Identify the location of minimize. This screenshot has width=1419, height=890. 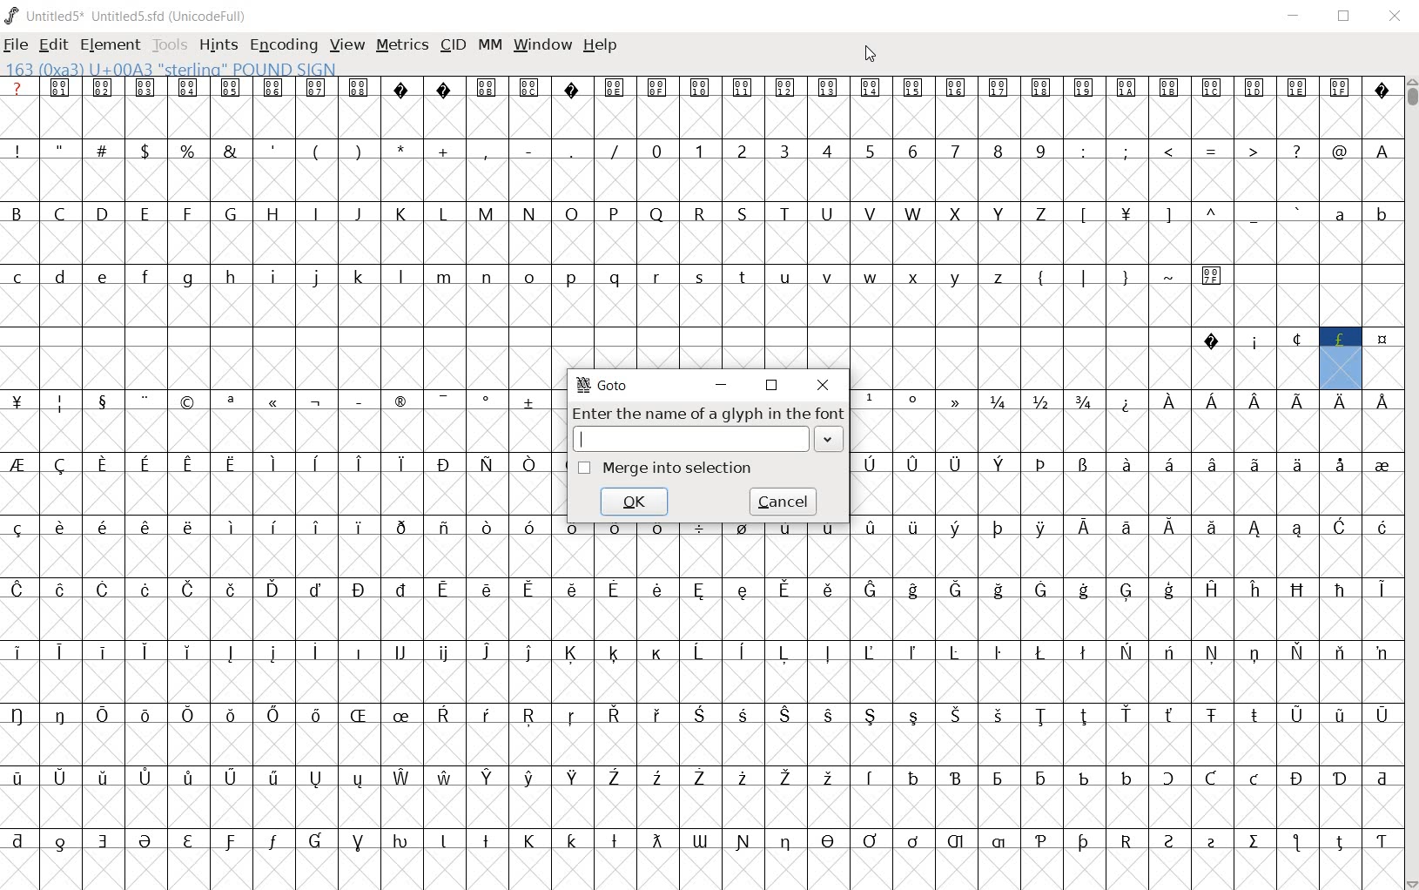
(719, 385).